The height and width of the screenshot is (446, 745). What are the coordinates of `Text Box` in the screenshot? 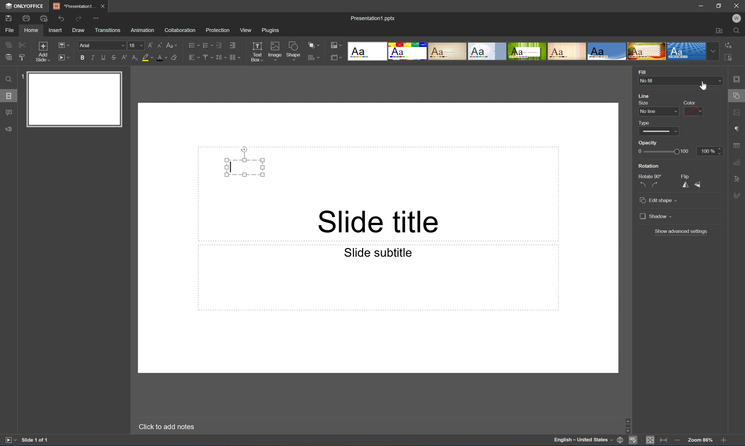 It's located at (245, 167).